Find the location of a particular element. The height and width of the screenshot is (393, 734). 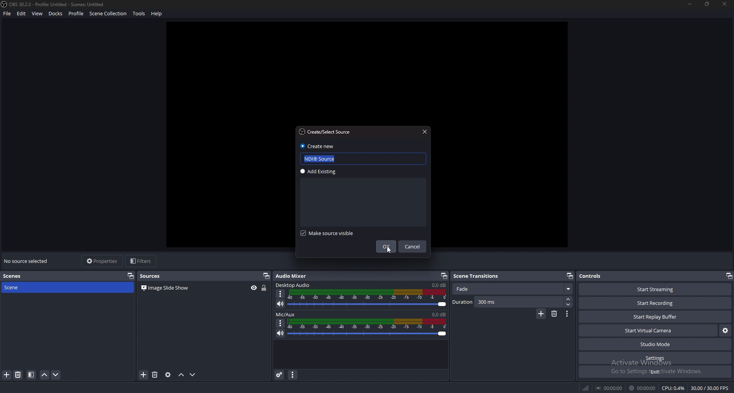

source is located at coordinates (169, 288).